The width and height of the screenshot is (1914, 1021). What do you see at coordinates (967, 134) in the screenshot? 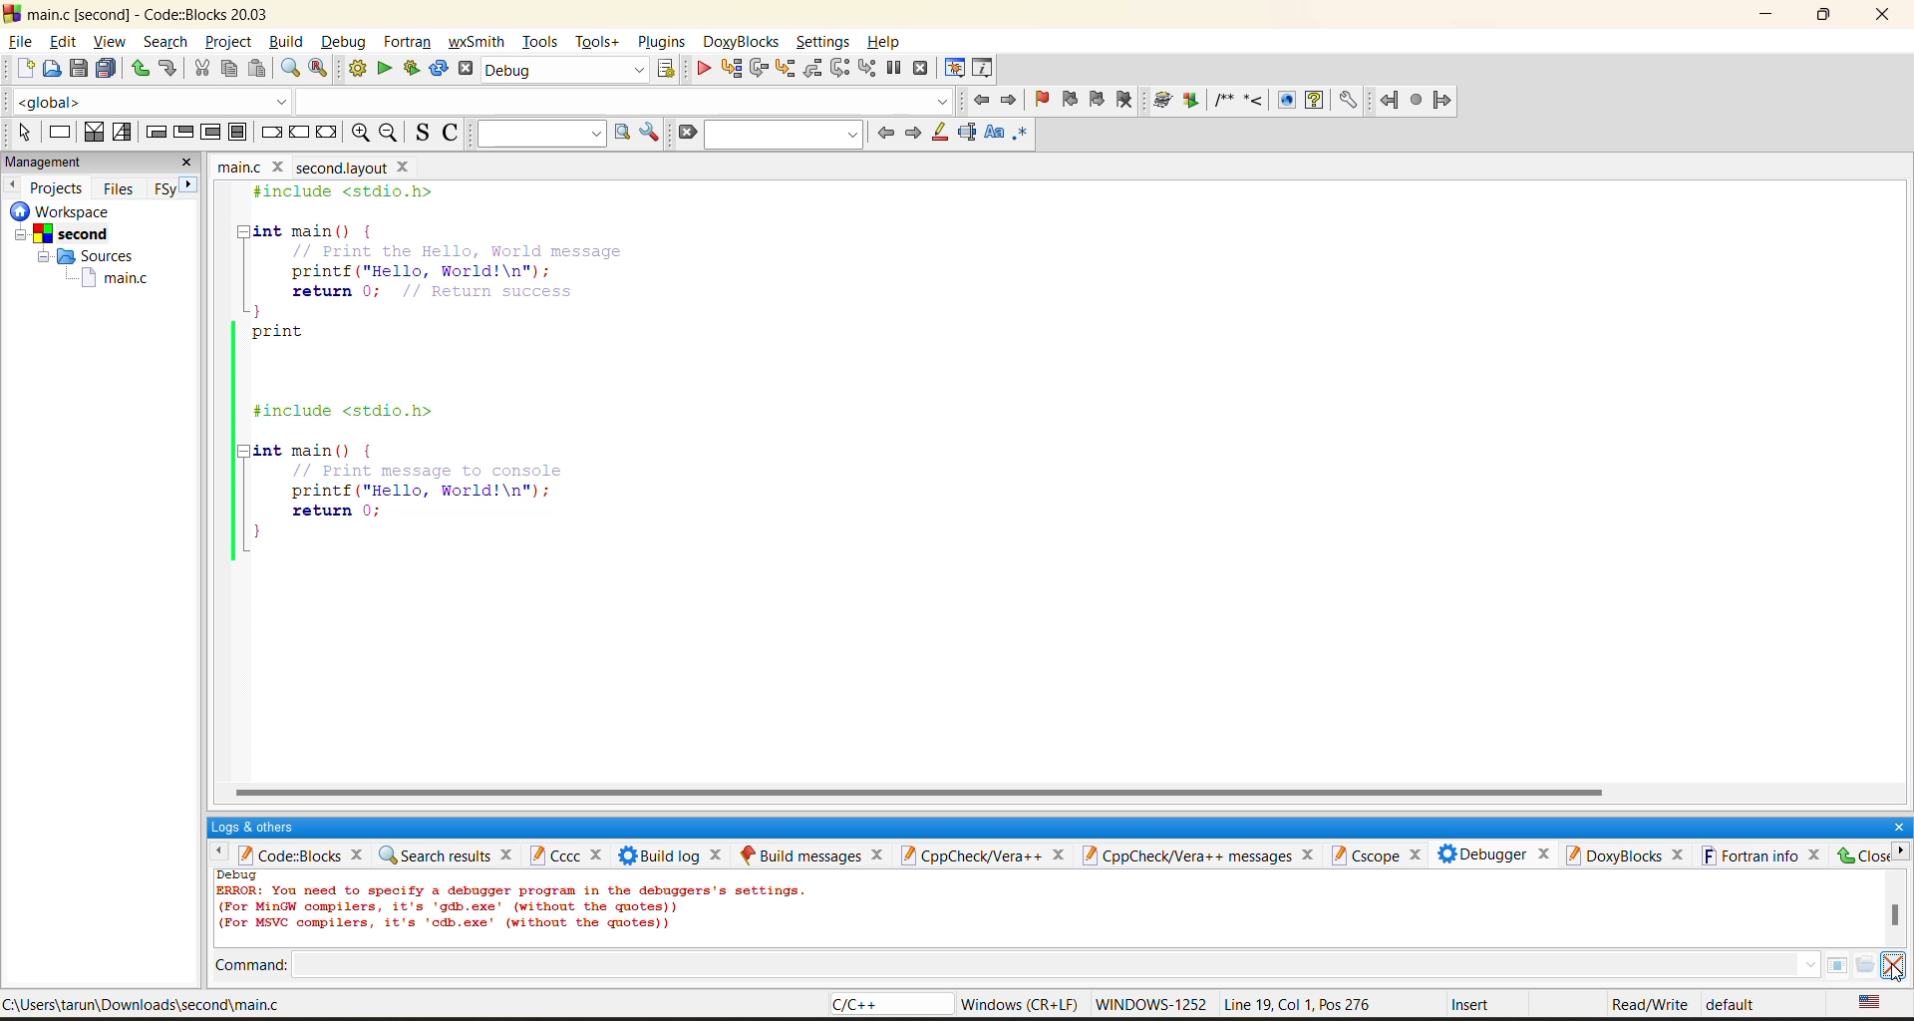
I see `selected text` at bounding box center [967, 134].